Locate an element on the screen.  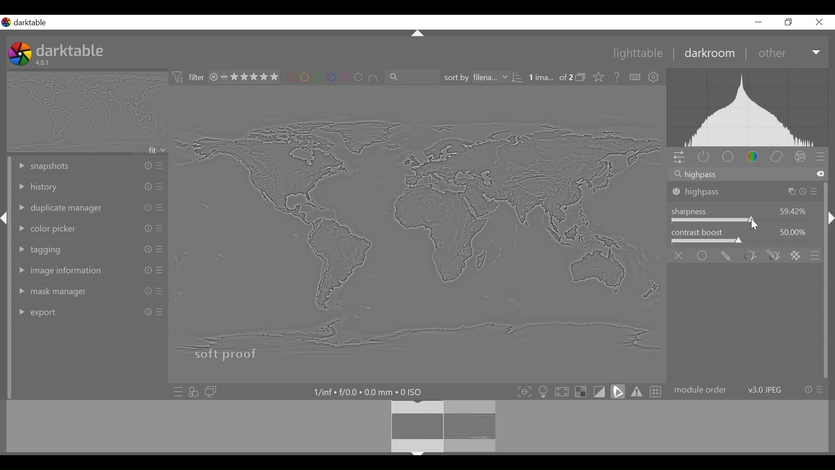
filter by text from images is located at coordinates (411, 77).